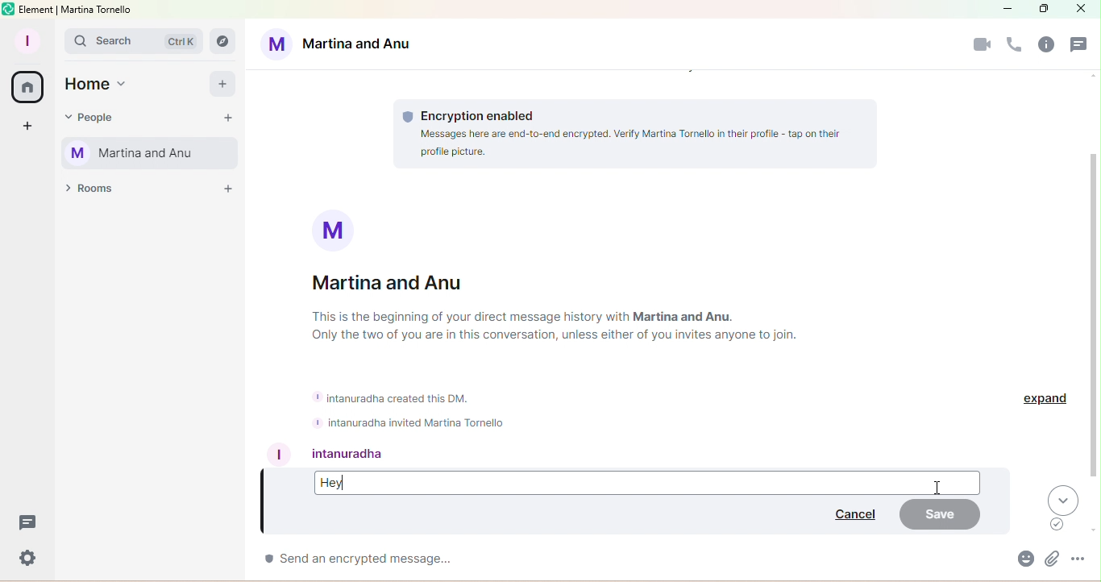 The width and height of the screenshot is (1101, 582). I want to click on Profile picture, so click(336, 229).